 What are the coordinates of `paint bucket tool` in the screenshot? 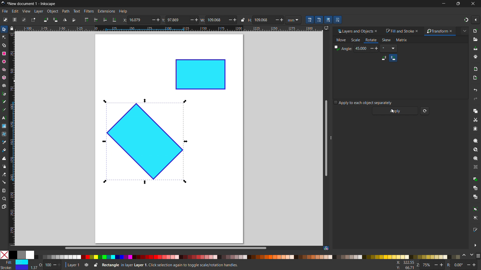 It's located at (5, 150).